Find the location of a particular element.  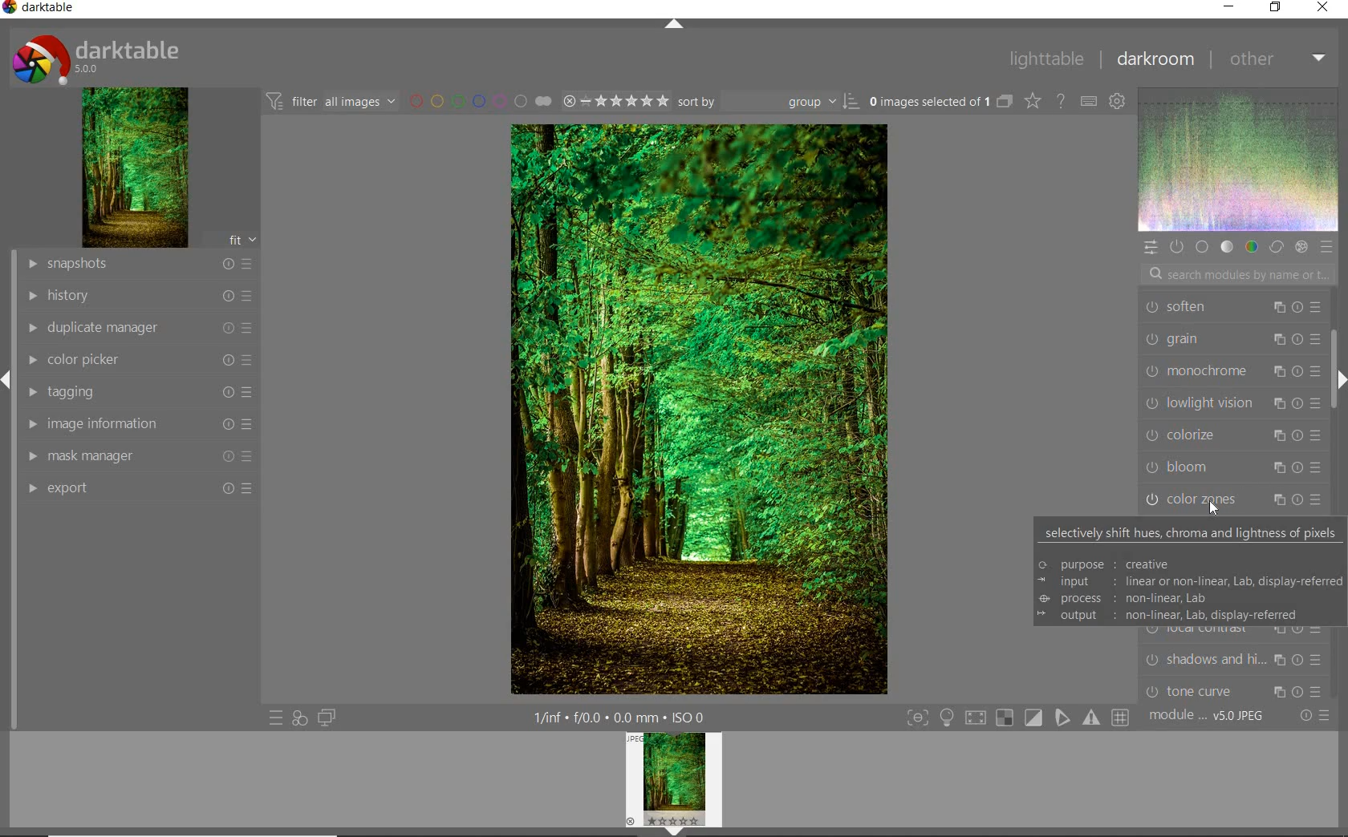

RESTORE is located at coordinates (1273, 8).